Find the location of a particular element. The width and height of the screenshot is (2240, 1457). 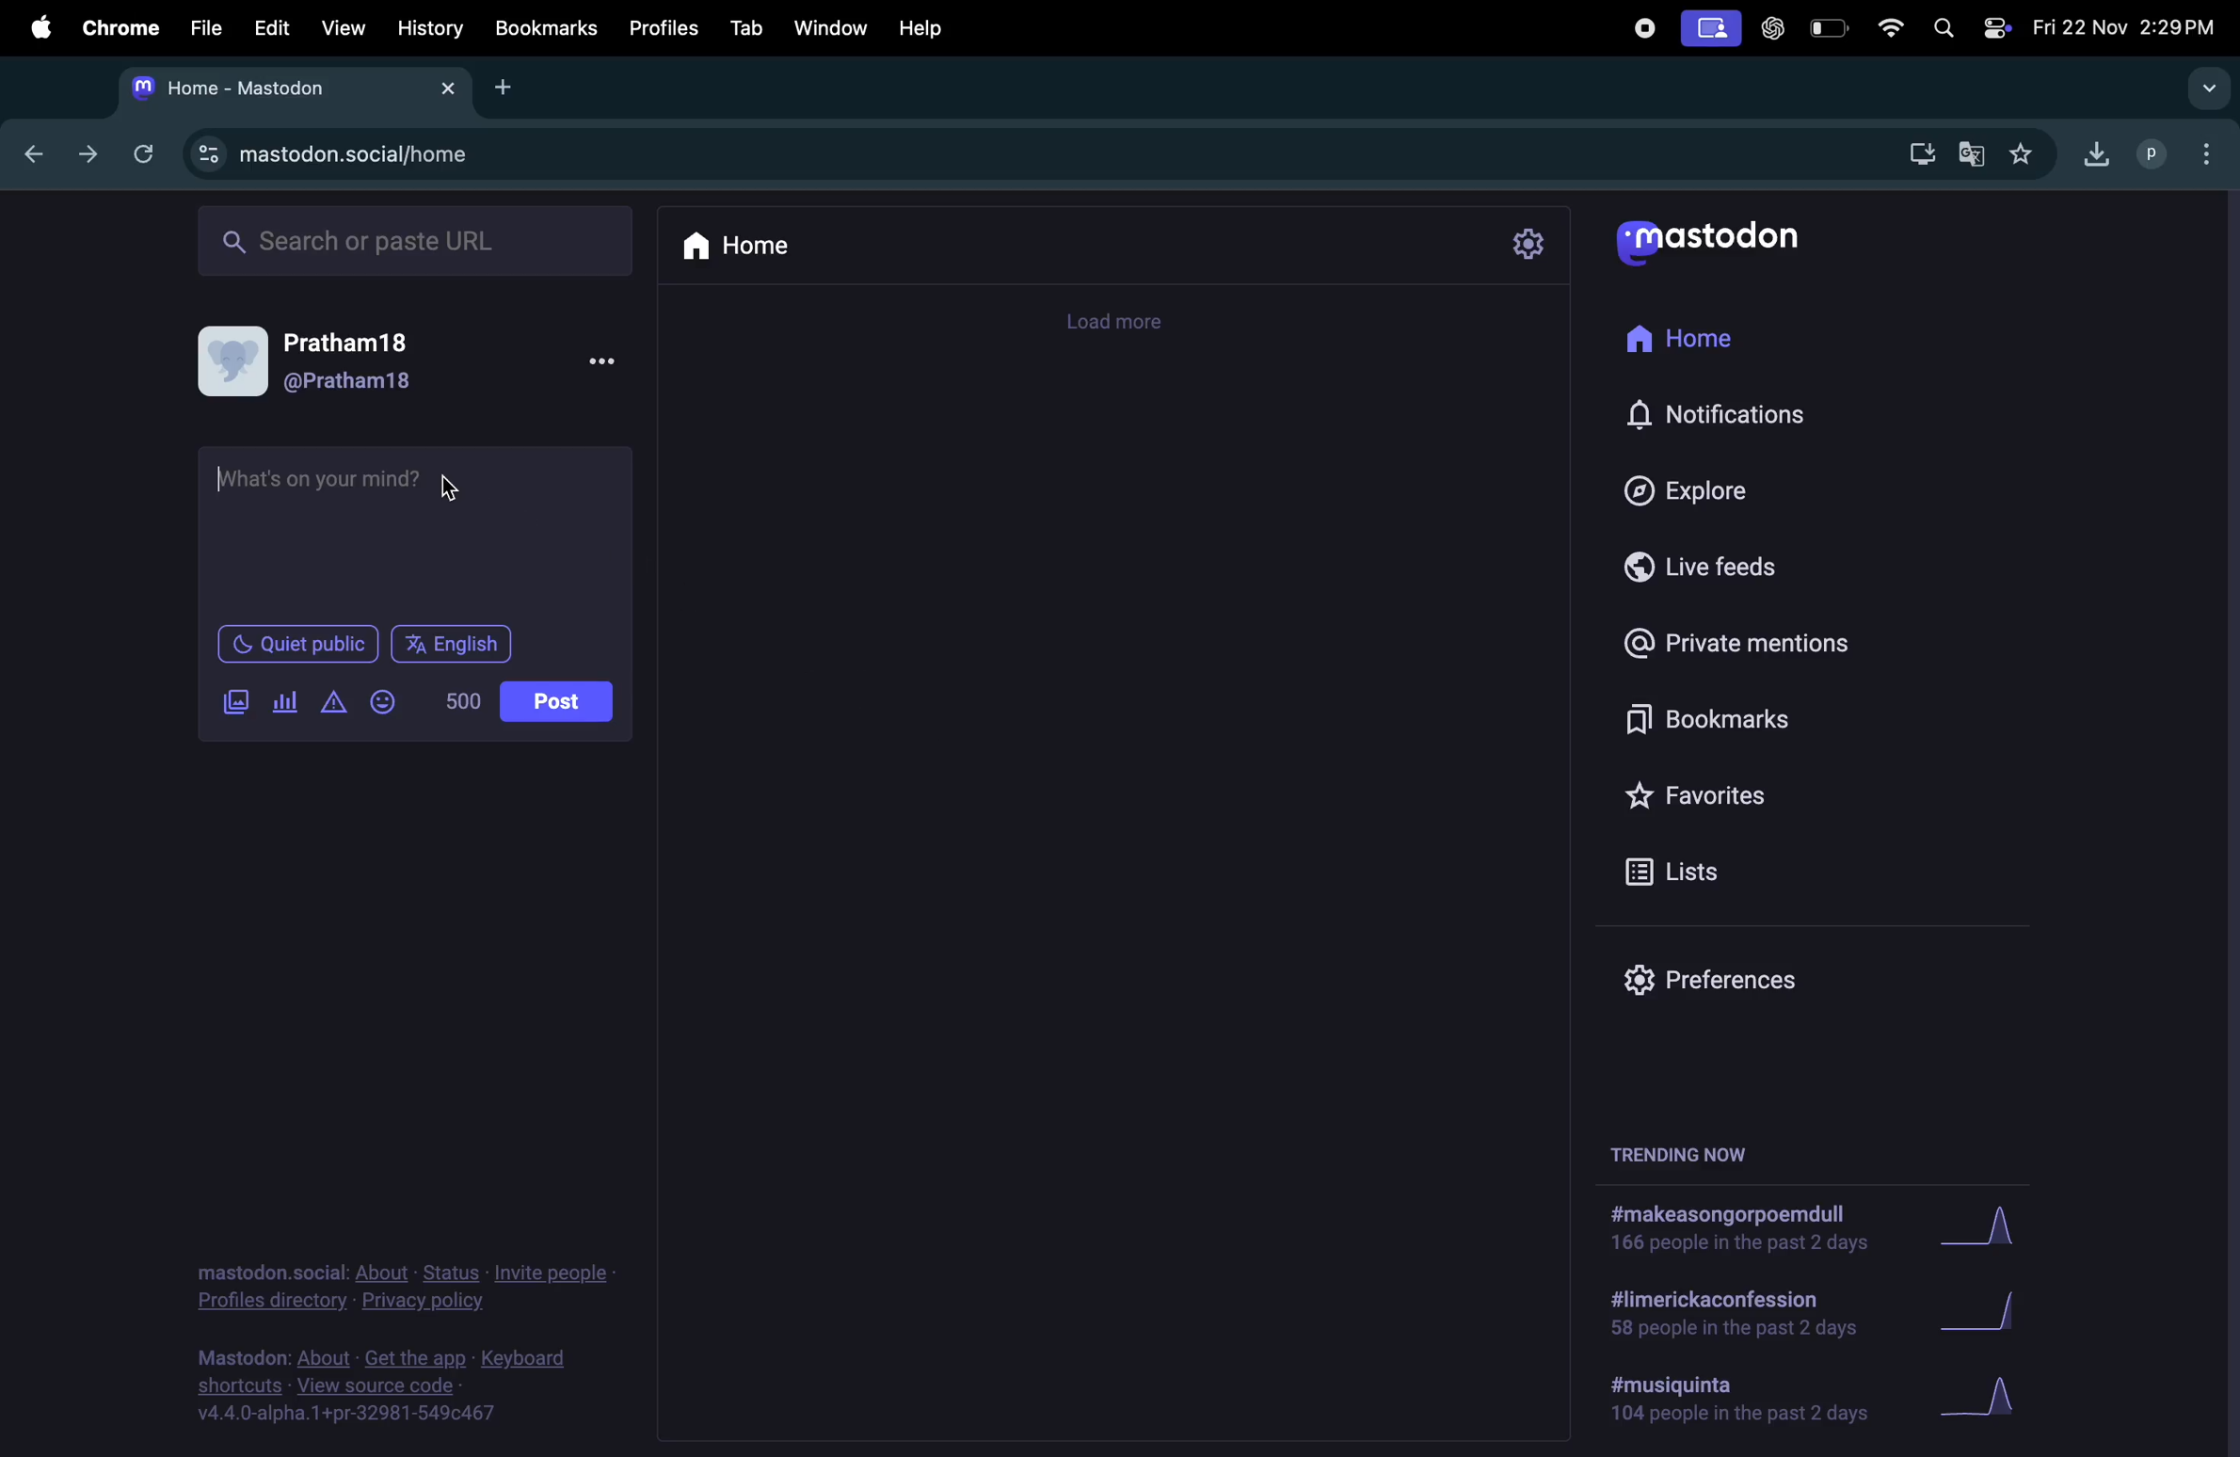

options is located at coordinates (2206, 157).